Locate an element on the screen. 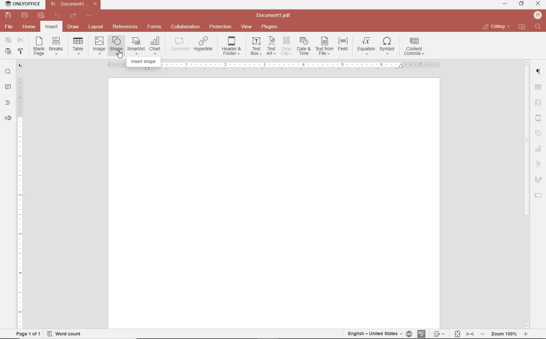  find is located at coordinates (539, 27).